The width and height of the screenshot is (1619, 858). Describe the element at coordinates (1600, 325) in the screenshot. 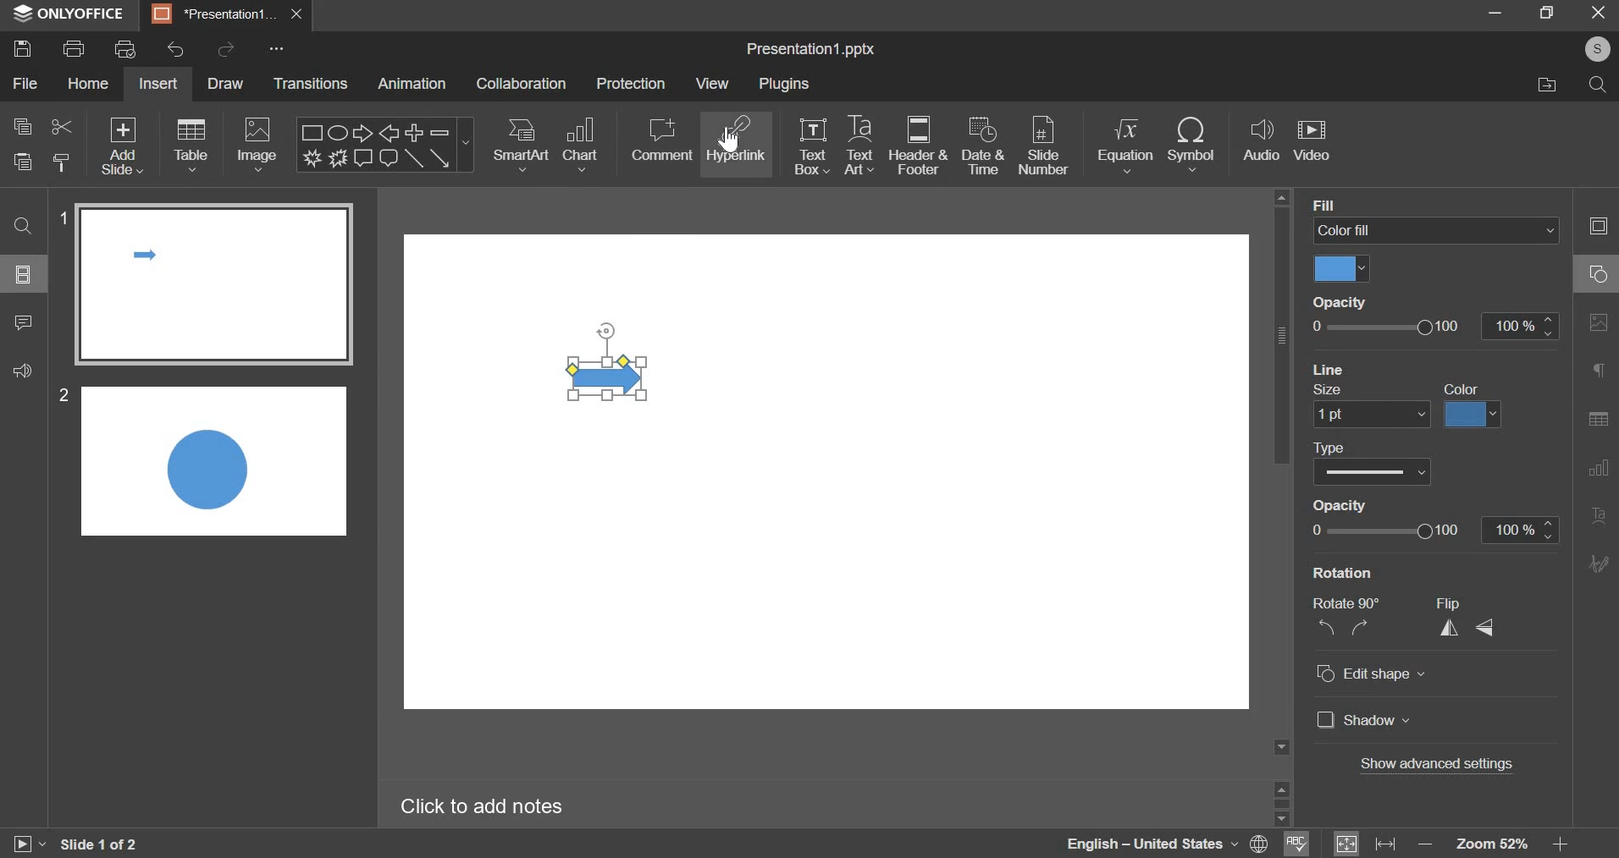

I see `Image settings` at that location.